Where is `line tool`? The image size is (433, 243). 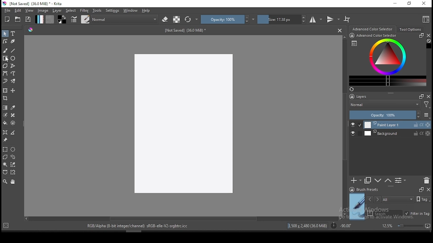 line tool is located at coordinates (13, 51).